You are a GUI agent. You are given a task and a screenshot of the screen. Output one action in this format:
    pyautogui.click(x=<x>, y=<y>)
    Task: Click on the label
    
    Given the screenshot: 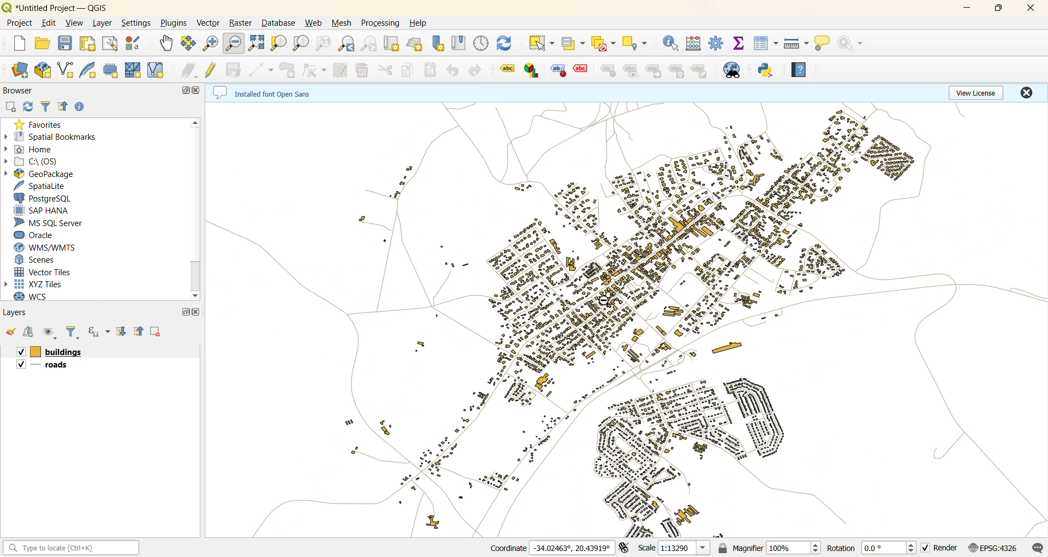 What is the action you would take?
    pyautogui.click(x=532, y=72)
    